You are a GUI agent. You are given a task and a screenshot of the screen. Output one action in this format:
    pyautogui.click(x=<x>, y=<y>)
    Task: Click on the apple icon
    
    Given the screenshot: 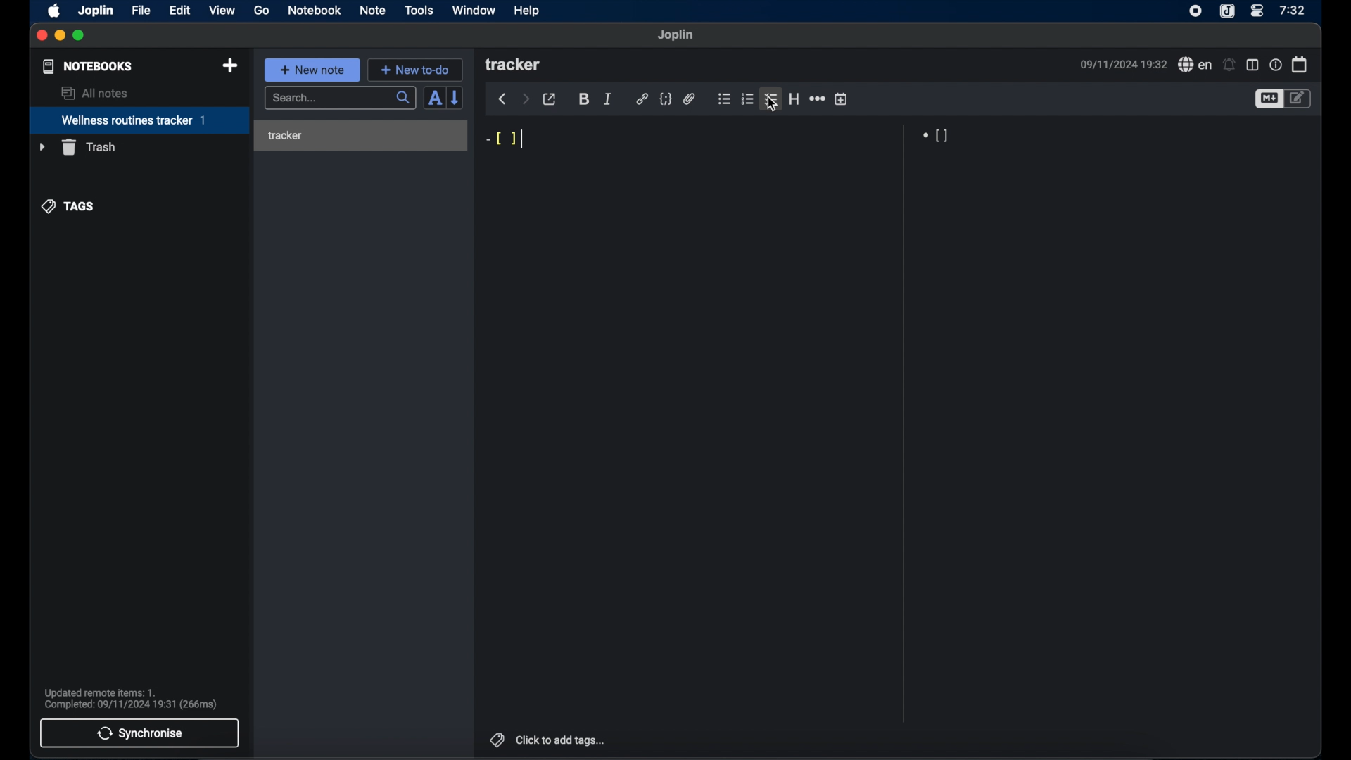 What is the action you would take?
    pyautogui.click(x=55, y=11)
    